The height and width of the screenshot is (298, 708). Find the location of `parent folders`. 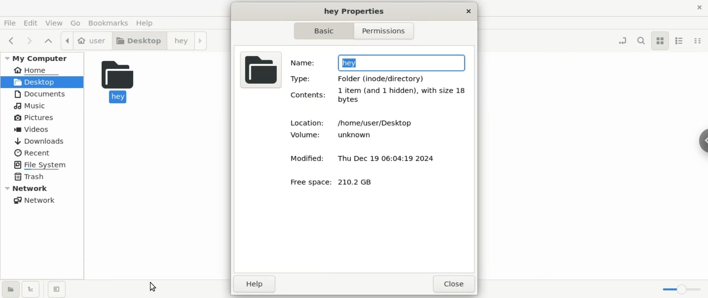

parent folders is located at coordinates (50, 42).